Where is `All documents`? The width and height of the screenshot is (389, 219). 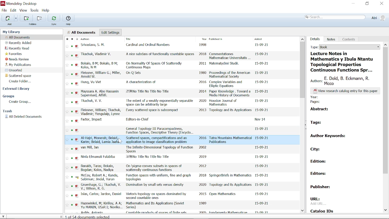
All documents is located at coordinates (18, 37).